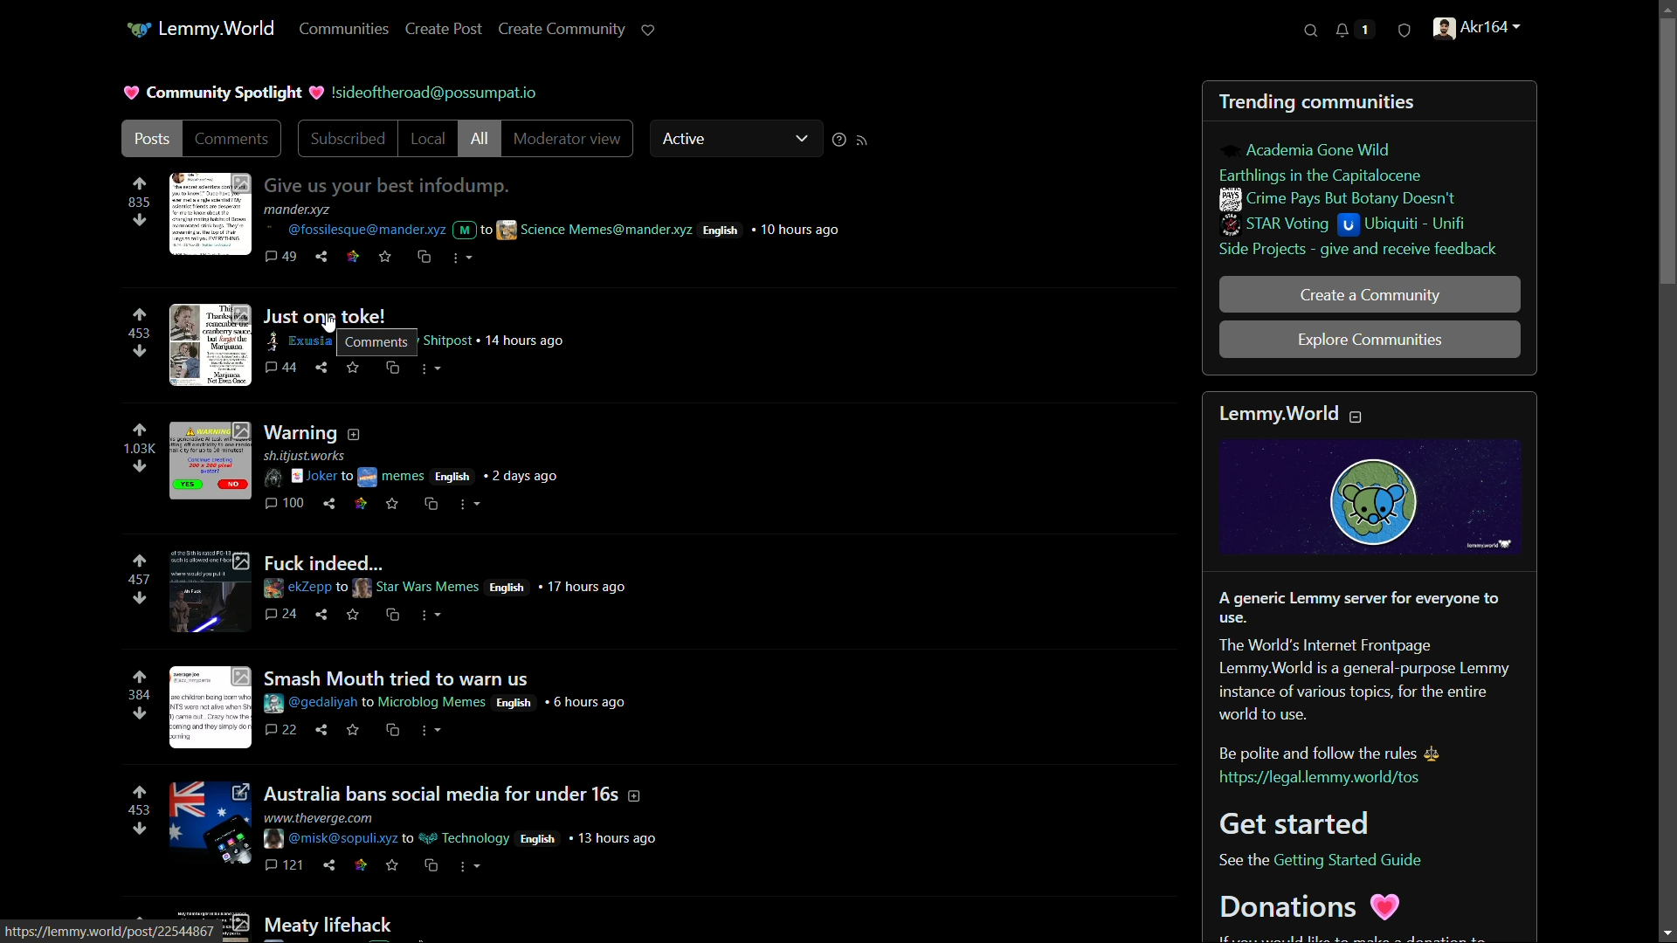  What do you see at coordinates (423, 258) in the screenshot?
I see `cross-post` at bounding box center [423, 258].